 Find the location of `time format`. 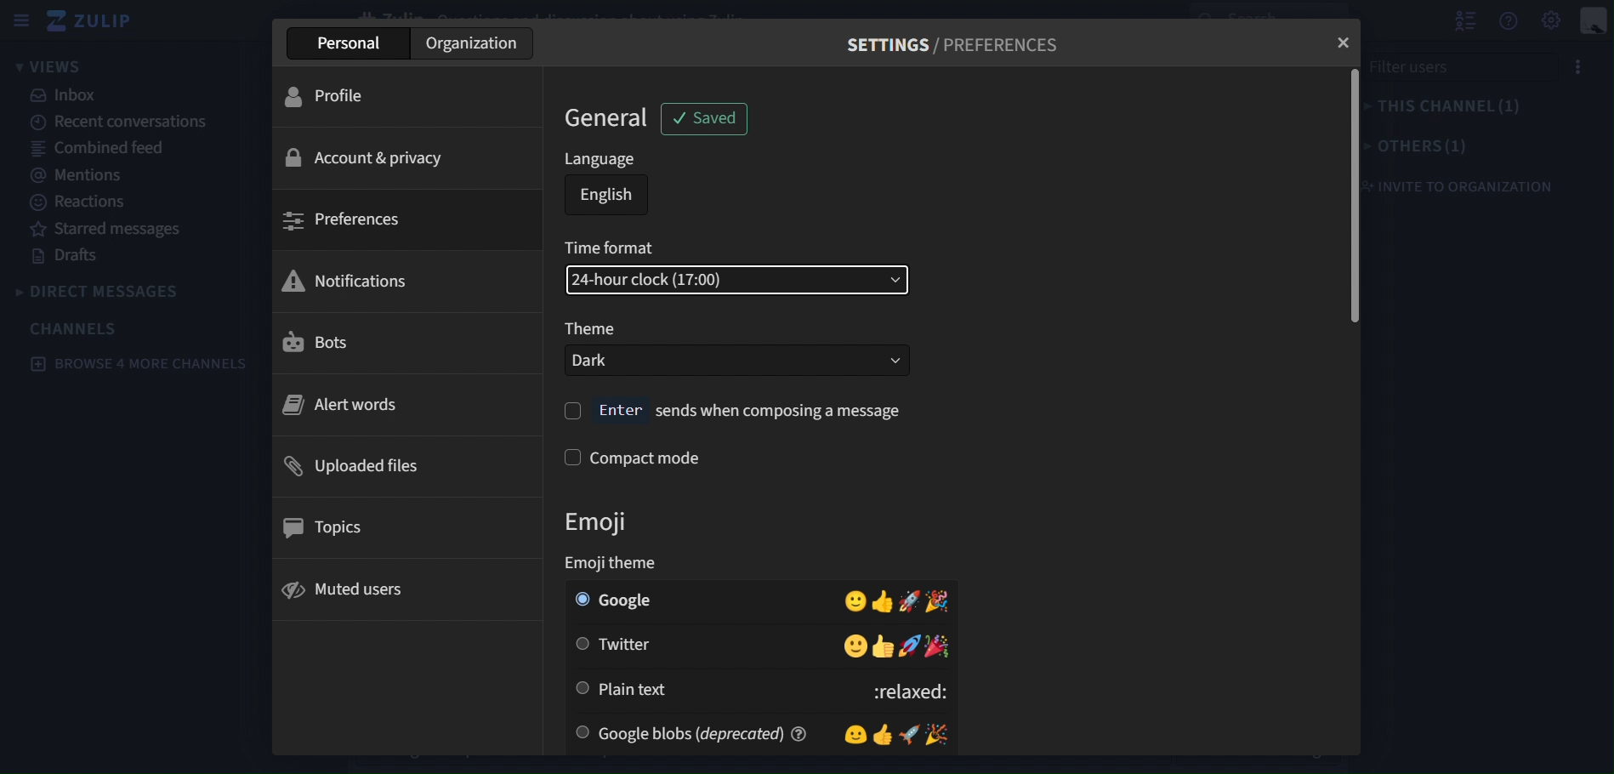

time format is located at coordinates (617, 248).